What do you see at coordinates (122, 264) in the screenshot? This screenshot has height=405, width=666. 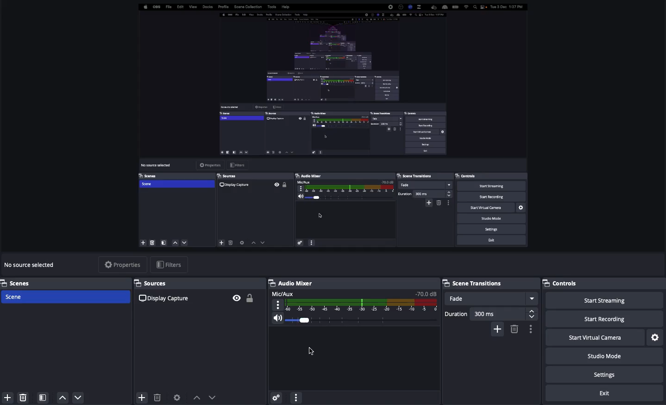 I see `Properties` at bounding box center [122, 264].